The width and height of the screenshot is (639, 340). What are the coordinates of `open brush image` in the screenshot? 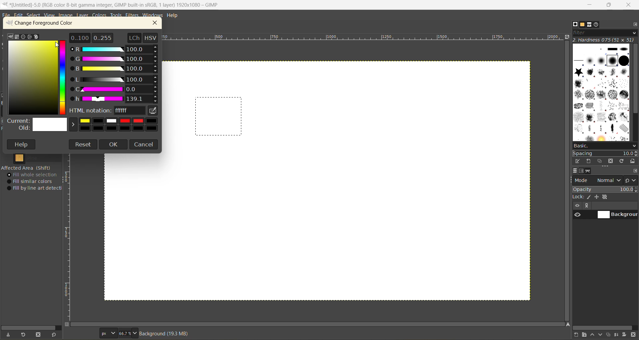 It's located at (633, 162).